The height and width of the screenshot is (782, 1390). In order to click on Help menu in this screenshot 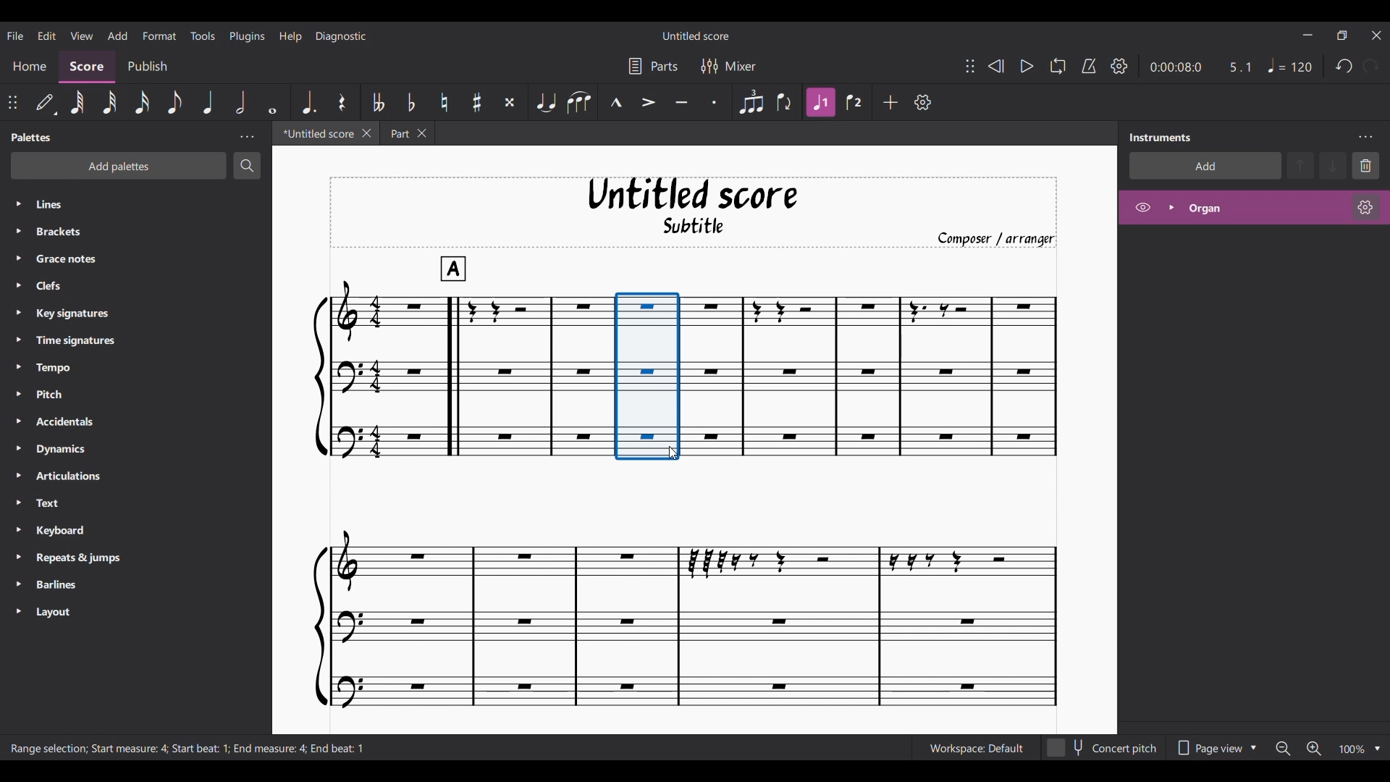, I will do `click(290, 36)`.